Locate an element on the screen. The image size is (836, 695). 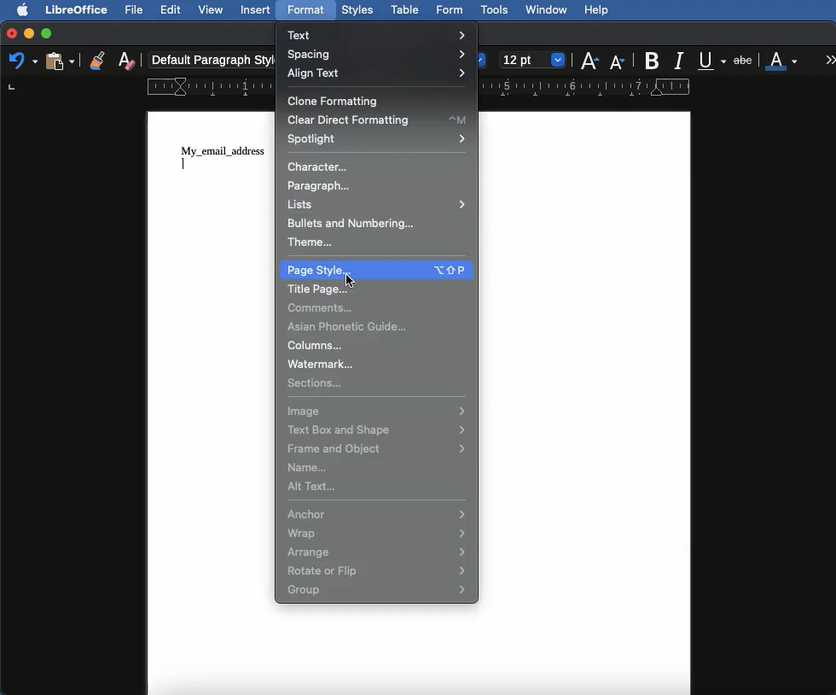
Text is located at coordinates (380, 33).